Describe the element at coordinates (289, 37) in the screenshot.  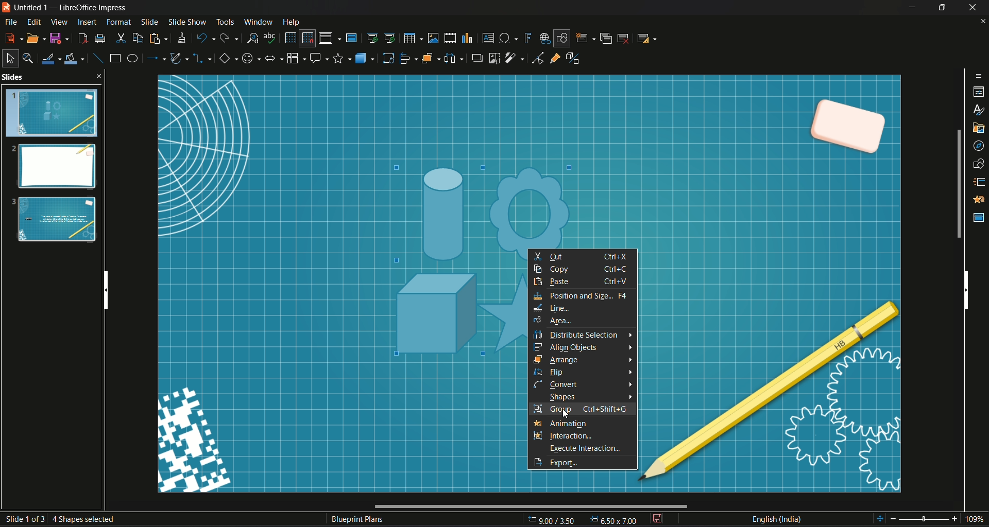
I see `display grid` at that location.